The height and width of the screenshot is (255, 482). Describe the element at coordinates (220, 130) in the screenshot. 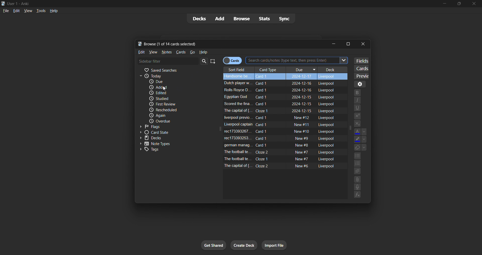

I see `expand icon` at that location.